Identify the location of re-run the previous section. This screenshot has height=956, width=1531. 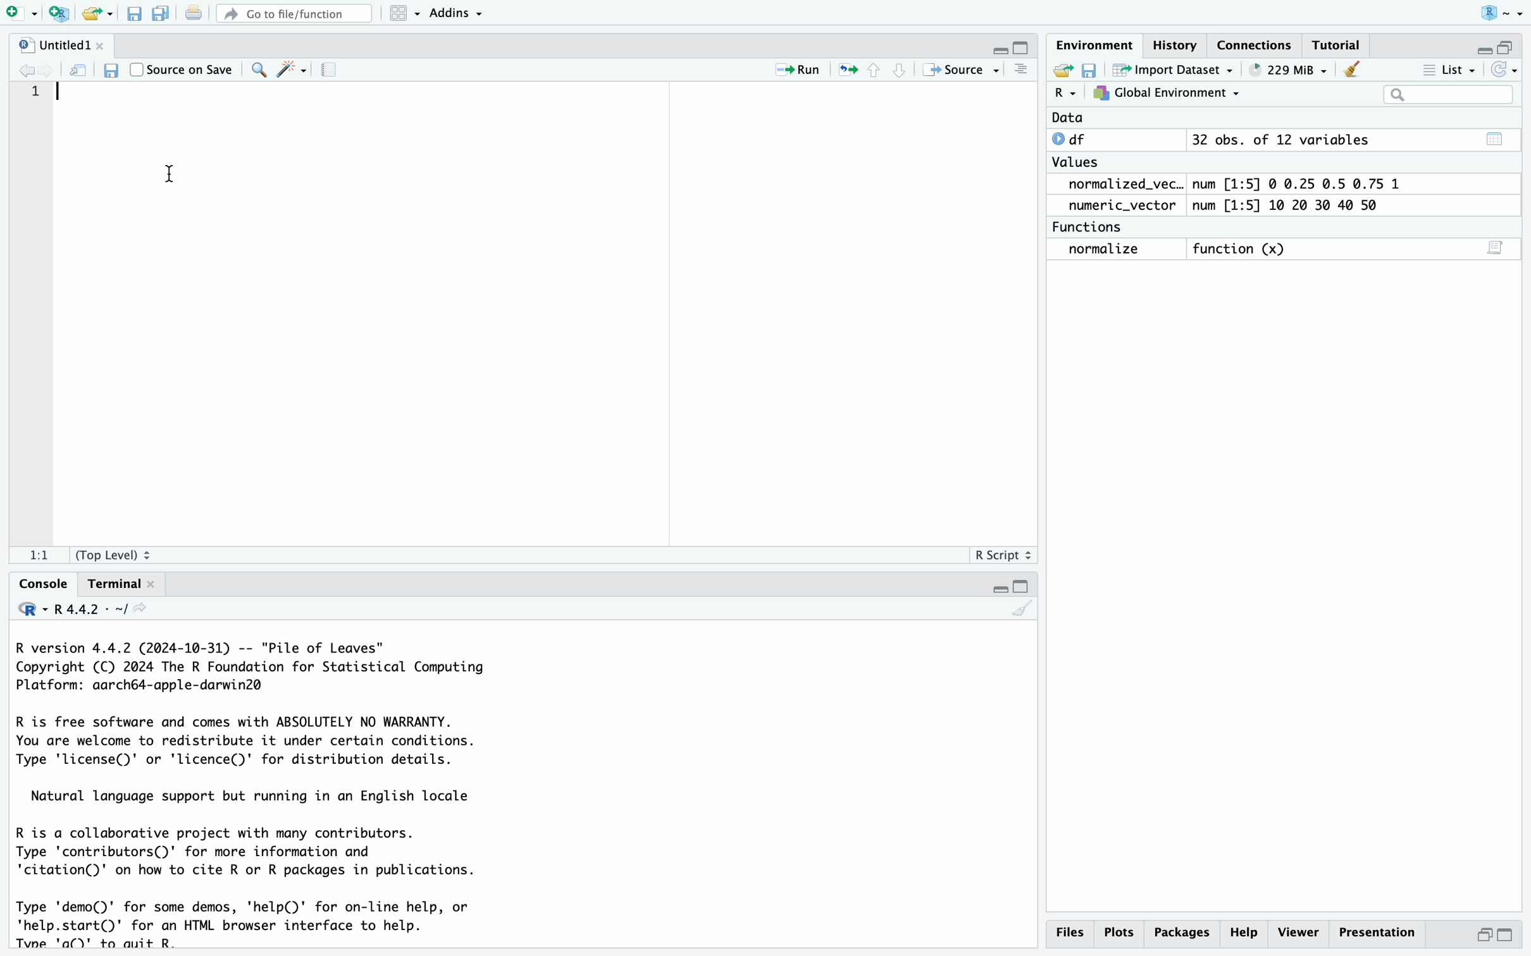
(848, 70).